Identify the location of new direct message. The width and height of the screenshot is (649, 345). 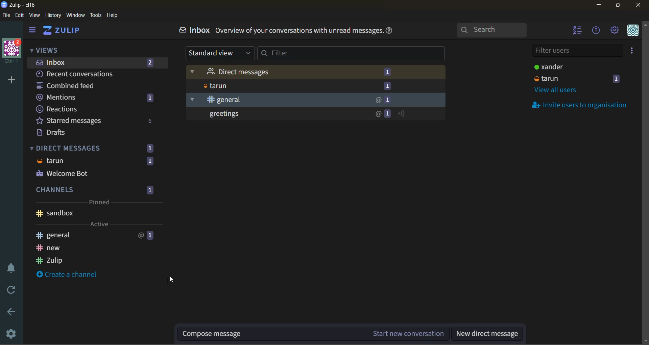
(490, 334).